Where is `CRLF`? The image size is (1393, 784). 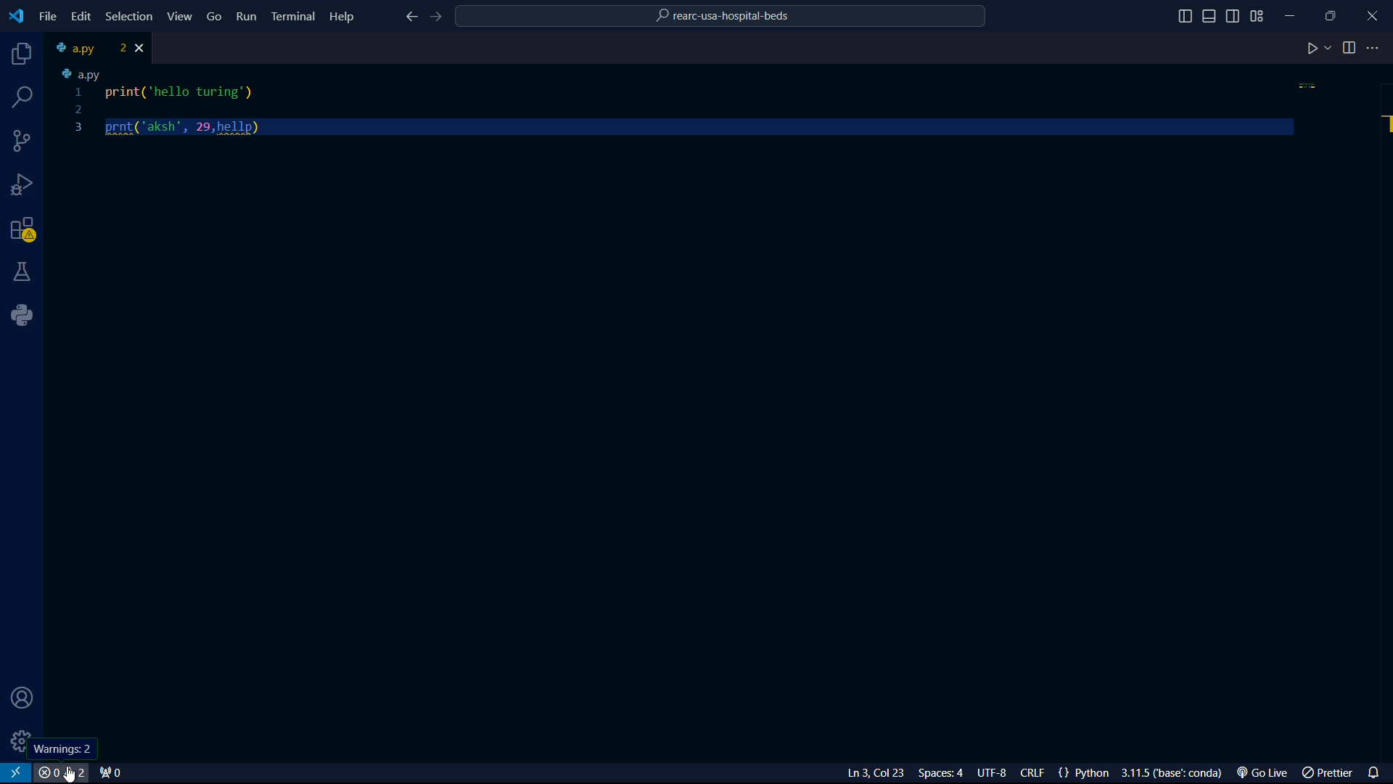 CRLF is located at coordinates (1035, 774).